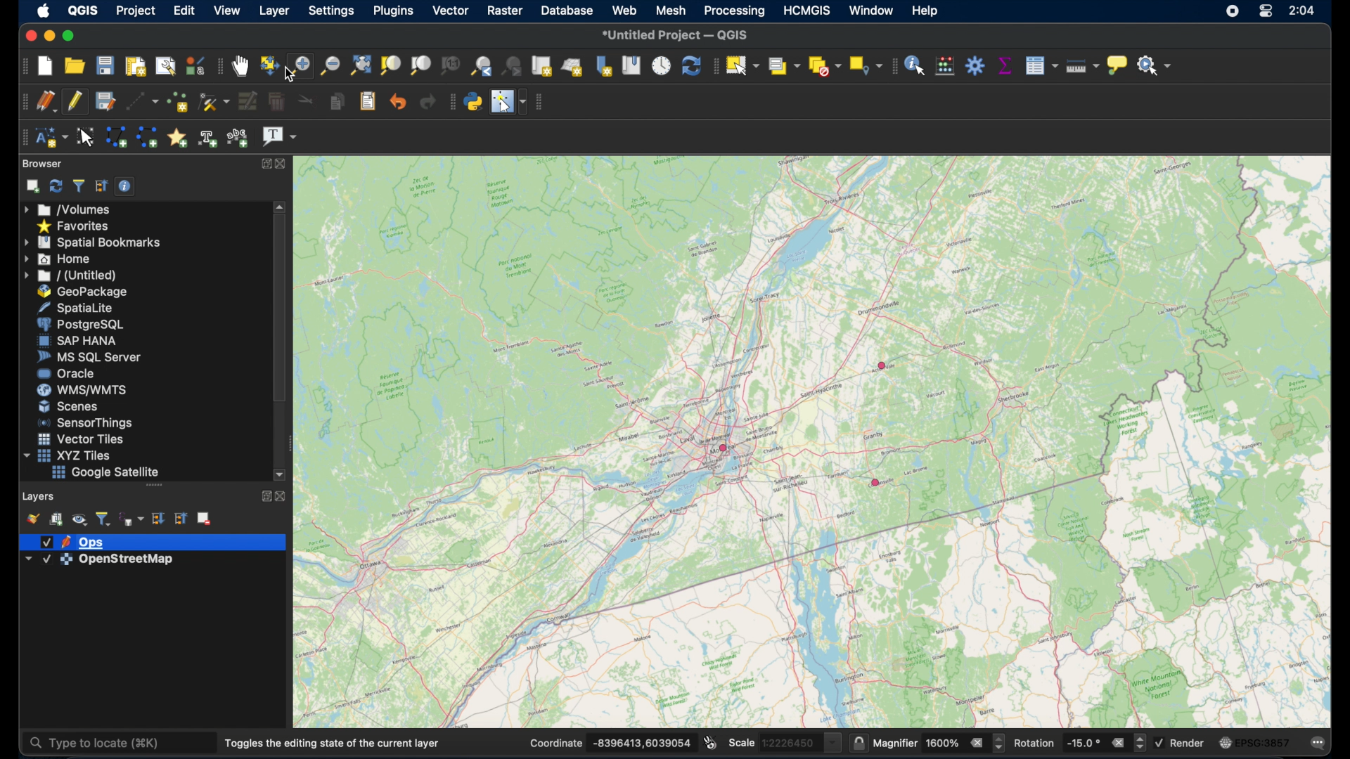 Image resolution: width=1350 pixels, height=759 pixels. Describe the element at coordinates (98, 742) in the screenshot. I see `type to locate` at that location.